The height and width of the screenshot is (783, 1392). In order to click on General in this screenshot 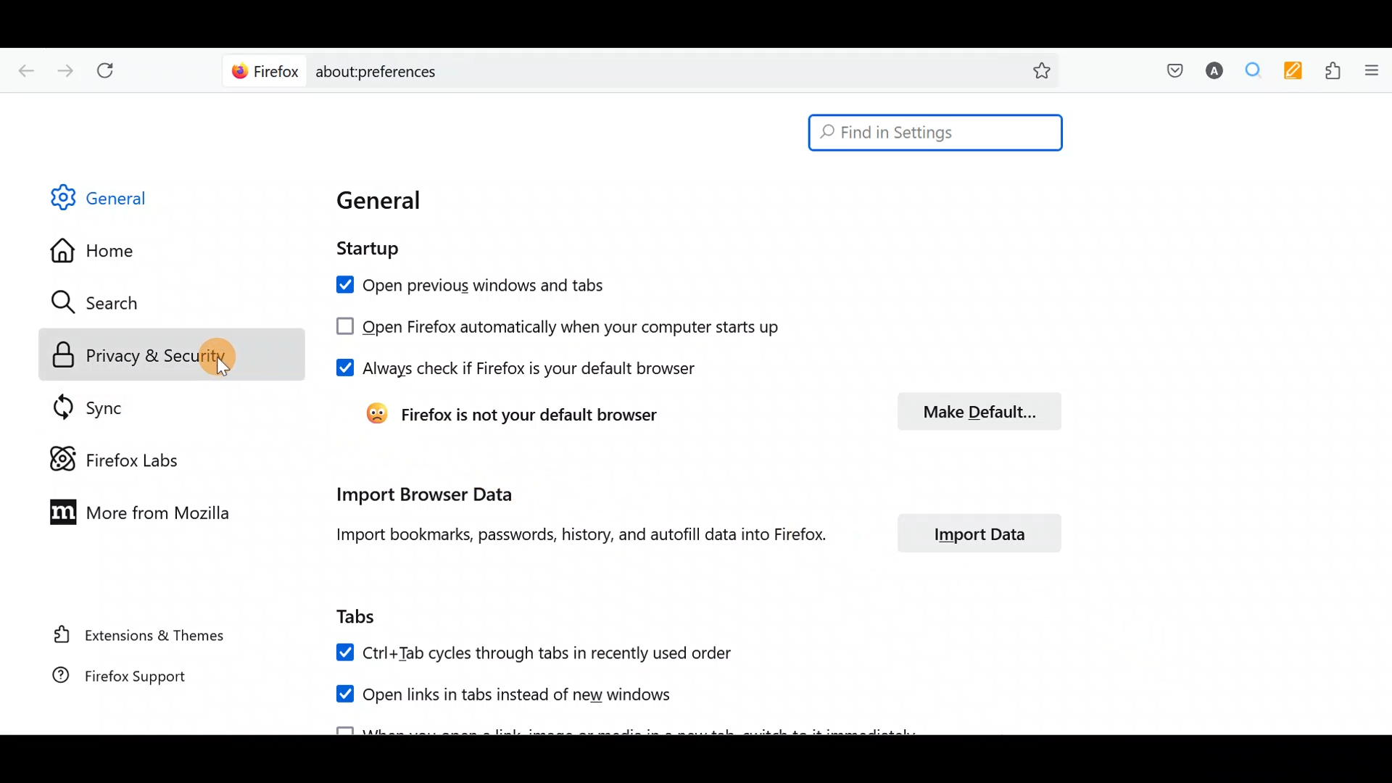, I will do `click(389, 202)`.